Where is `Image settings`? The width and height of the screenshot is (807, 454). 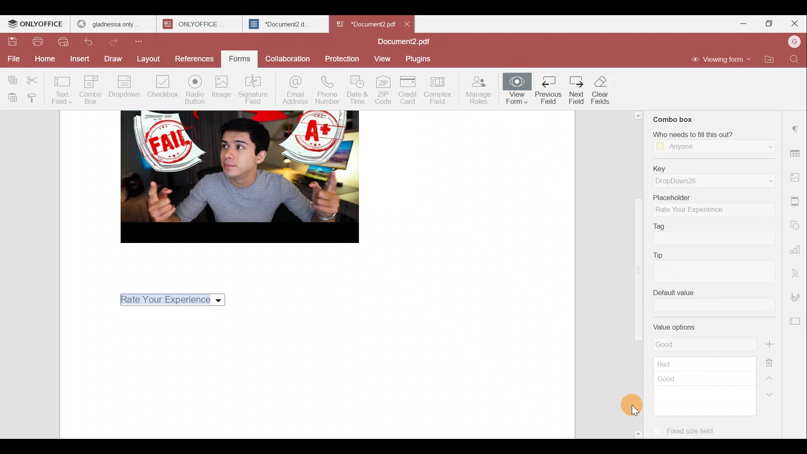
Image settings is located at coordinates (796, 178).